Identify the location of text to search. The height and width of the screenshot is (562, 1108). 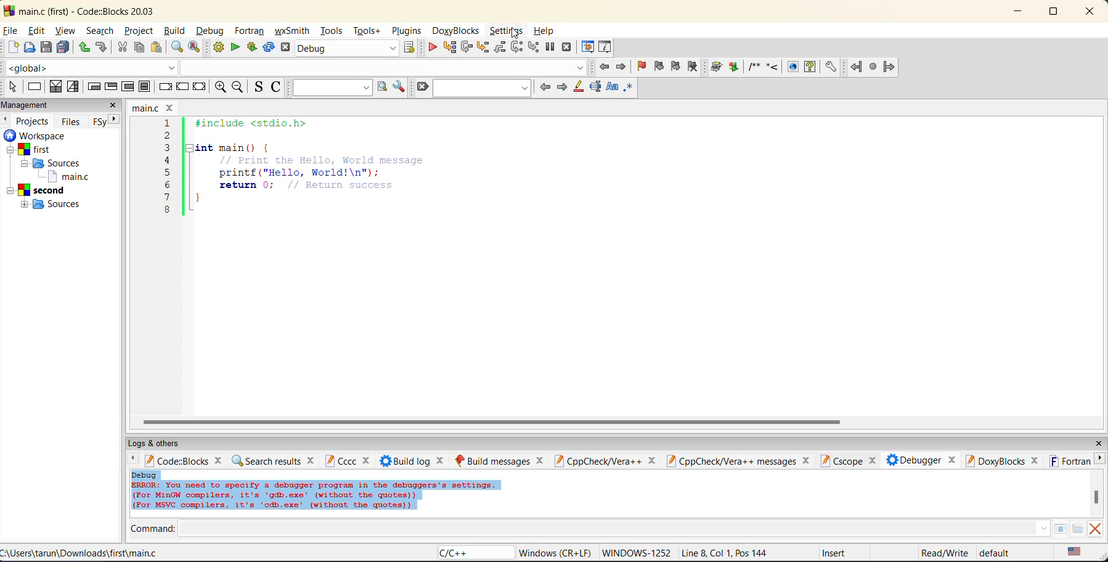
(334, 88).